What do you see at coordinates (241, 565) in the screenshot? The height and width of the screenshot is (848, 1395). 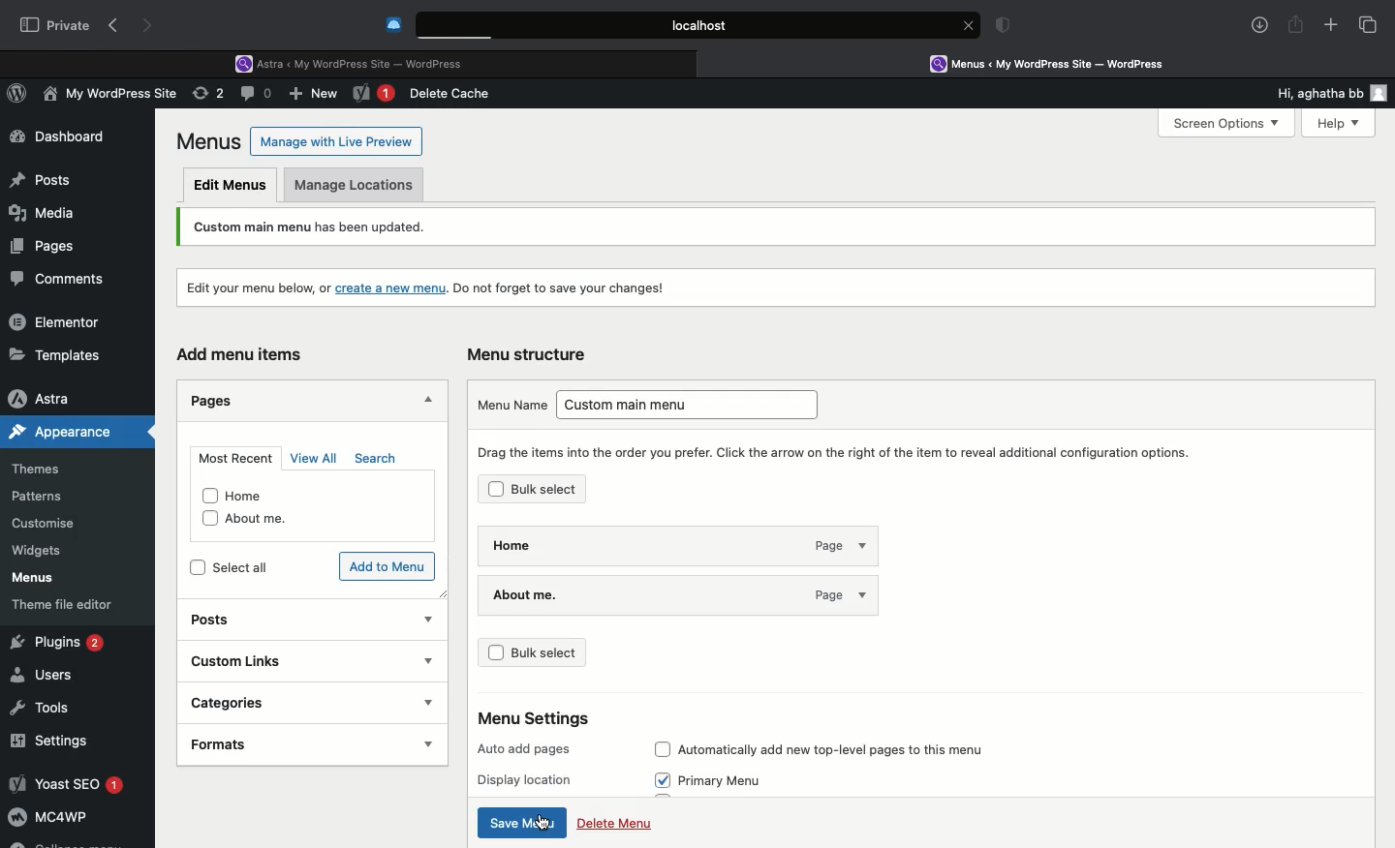 I see `Select all ` at bounding box center [241, 565].